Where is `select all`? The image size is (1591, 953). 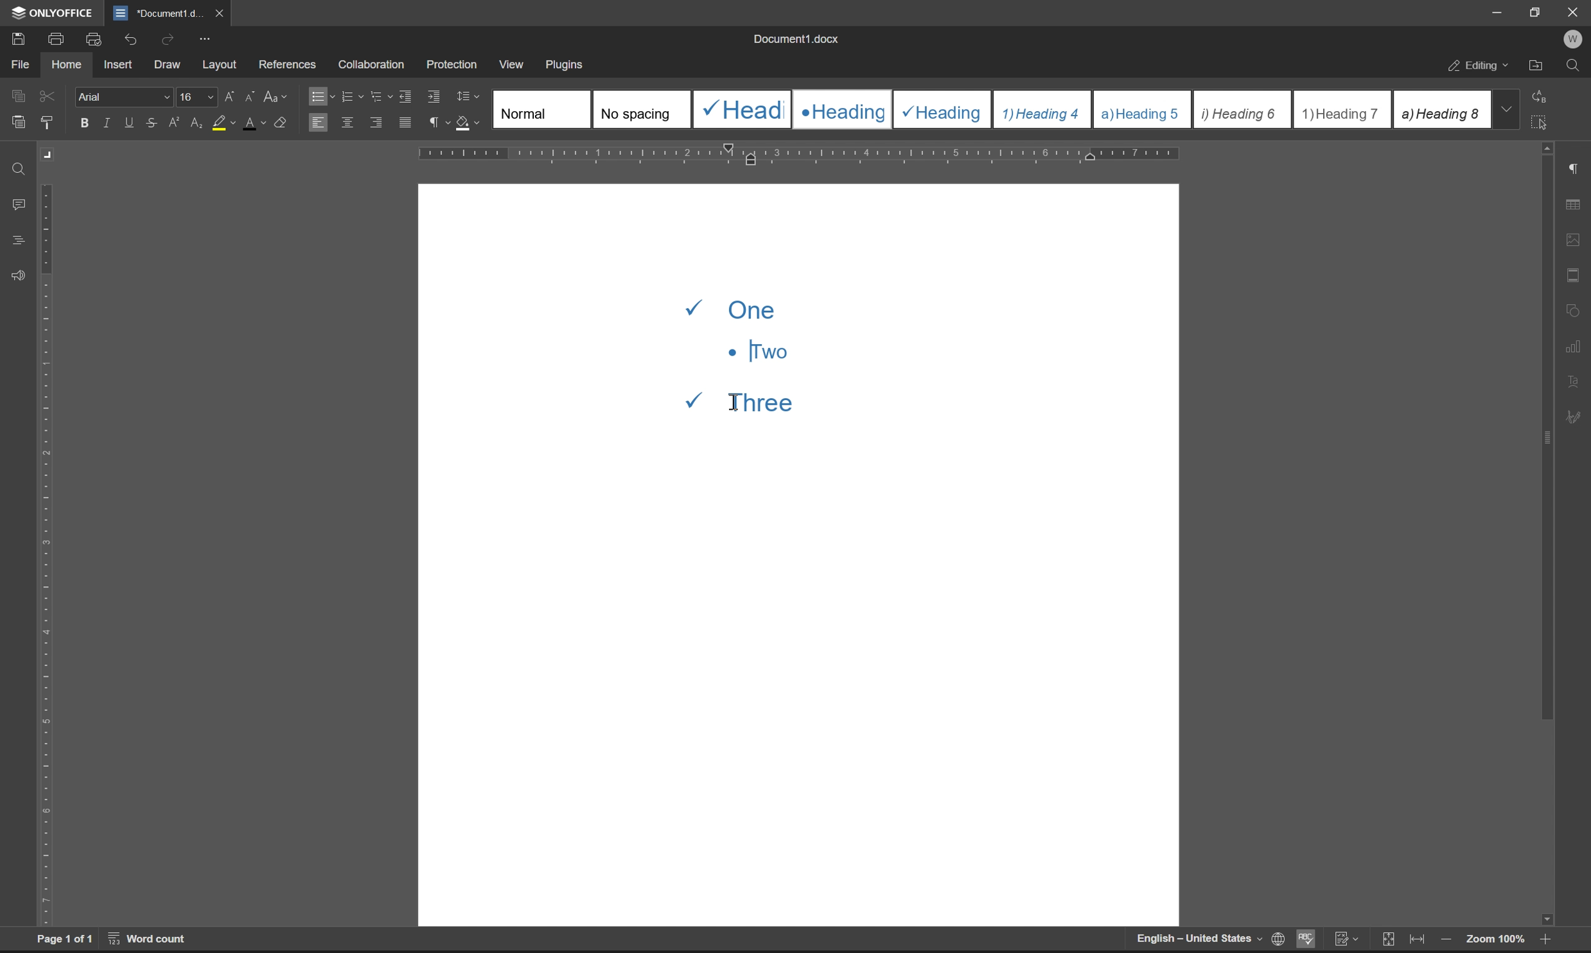
select all is located at coordinates (1542, 121).